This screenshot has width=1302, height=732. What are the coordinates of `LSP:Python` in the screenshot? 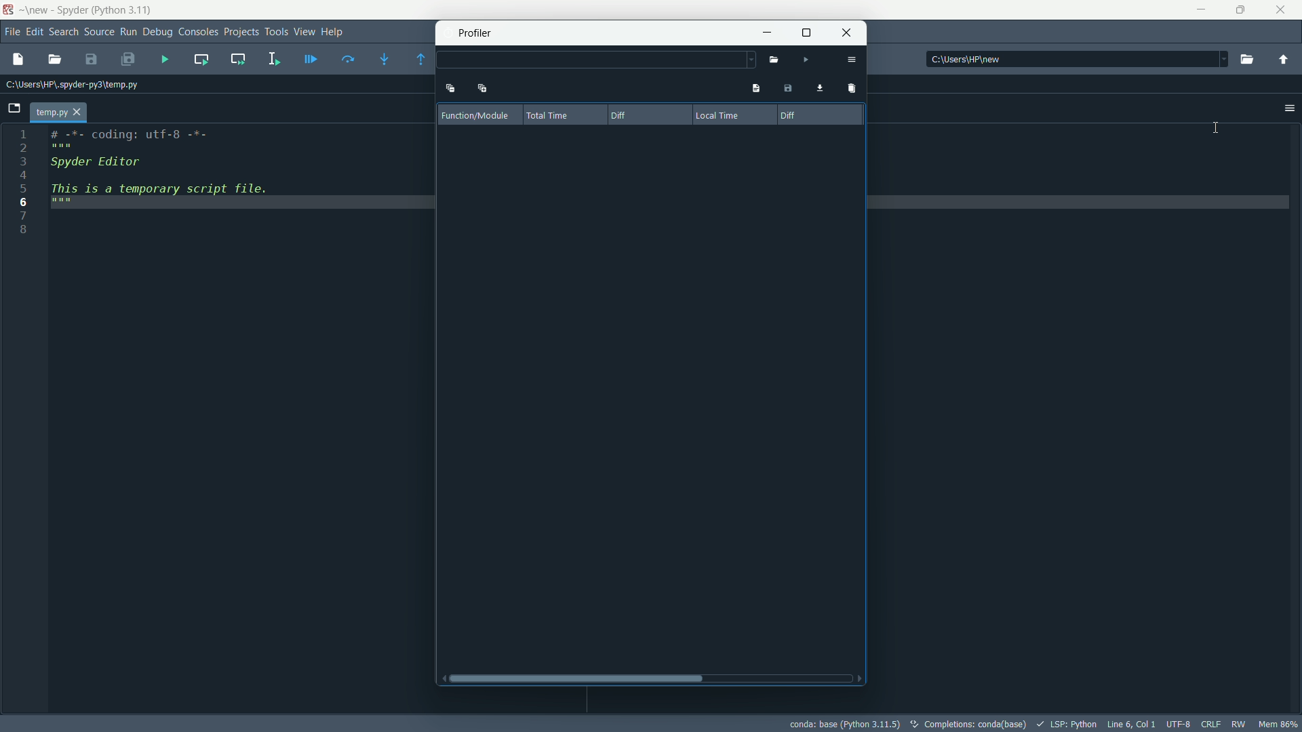 It's located at (1064, 723).